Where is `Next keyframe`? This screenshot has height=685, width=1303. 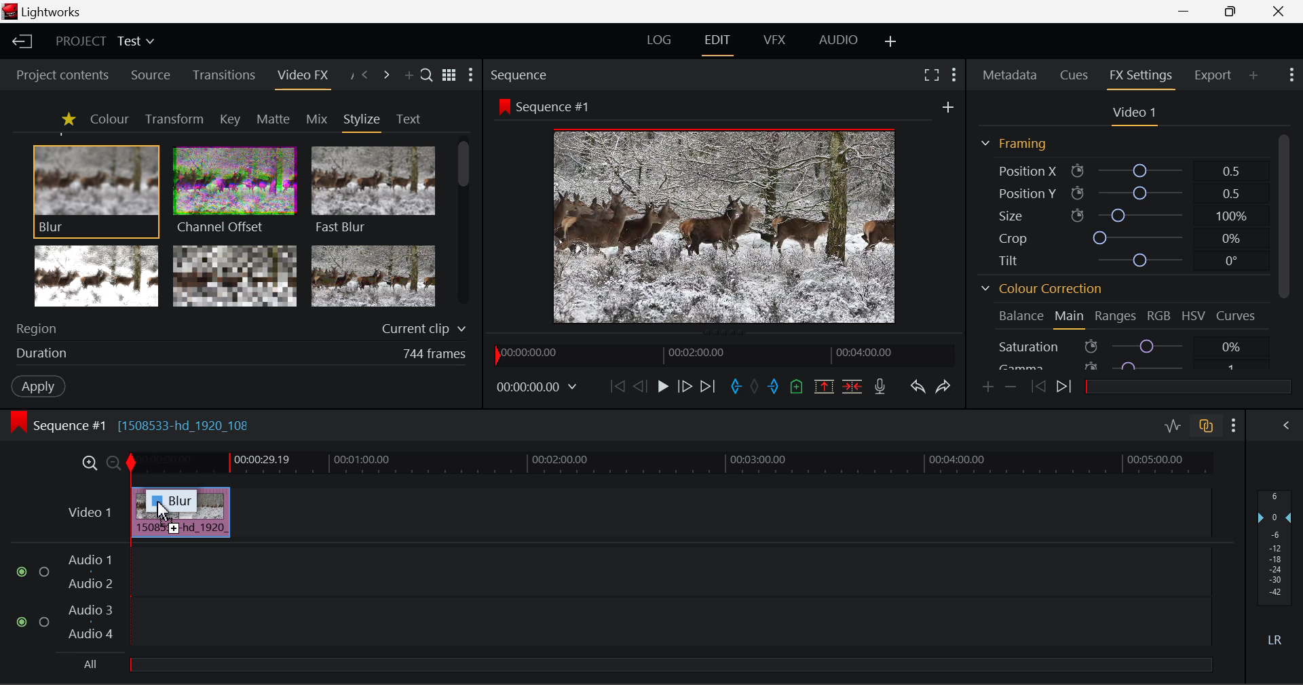
Next keyframe is located at coordinates (1064, 389).